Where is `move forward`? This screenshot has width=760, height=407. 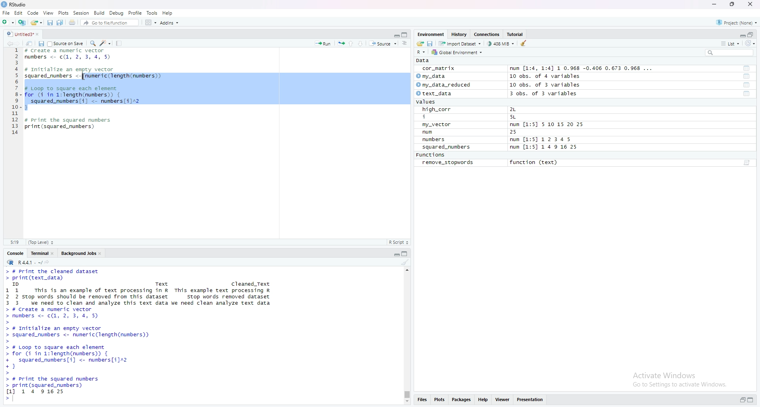 move forward is located at coordinates (19, 43).